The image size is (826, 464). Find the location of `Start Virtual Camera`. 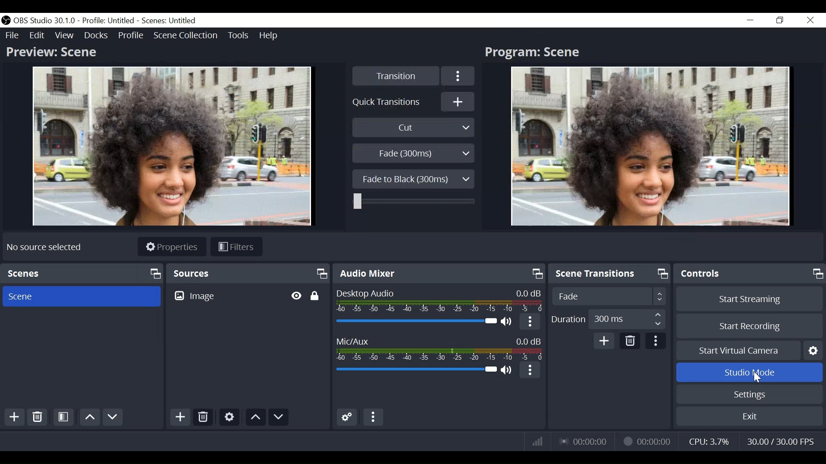

Start Virtual Camera is located at coordinates (735, 350).